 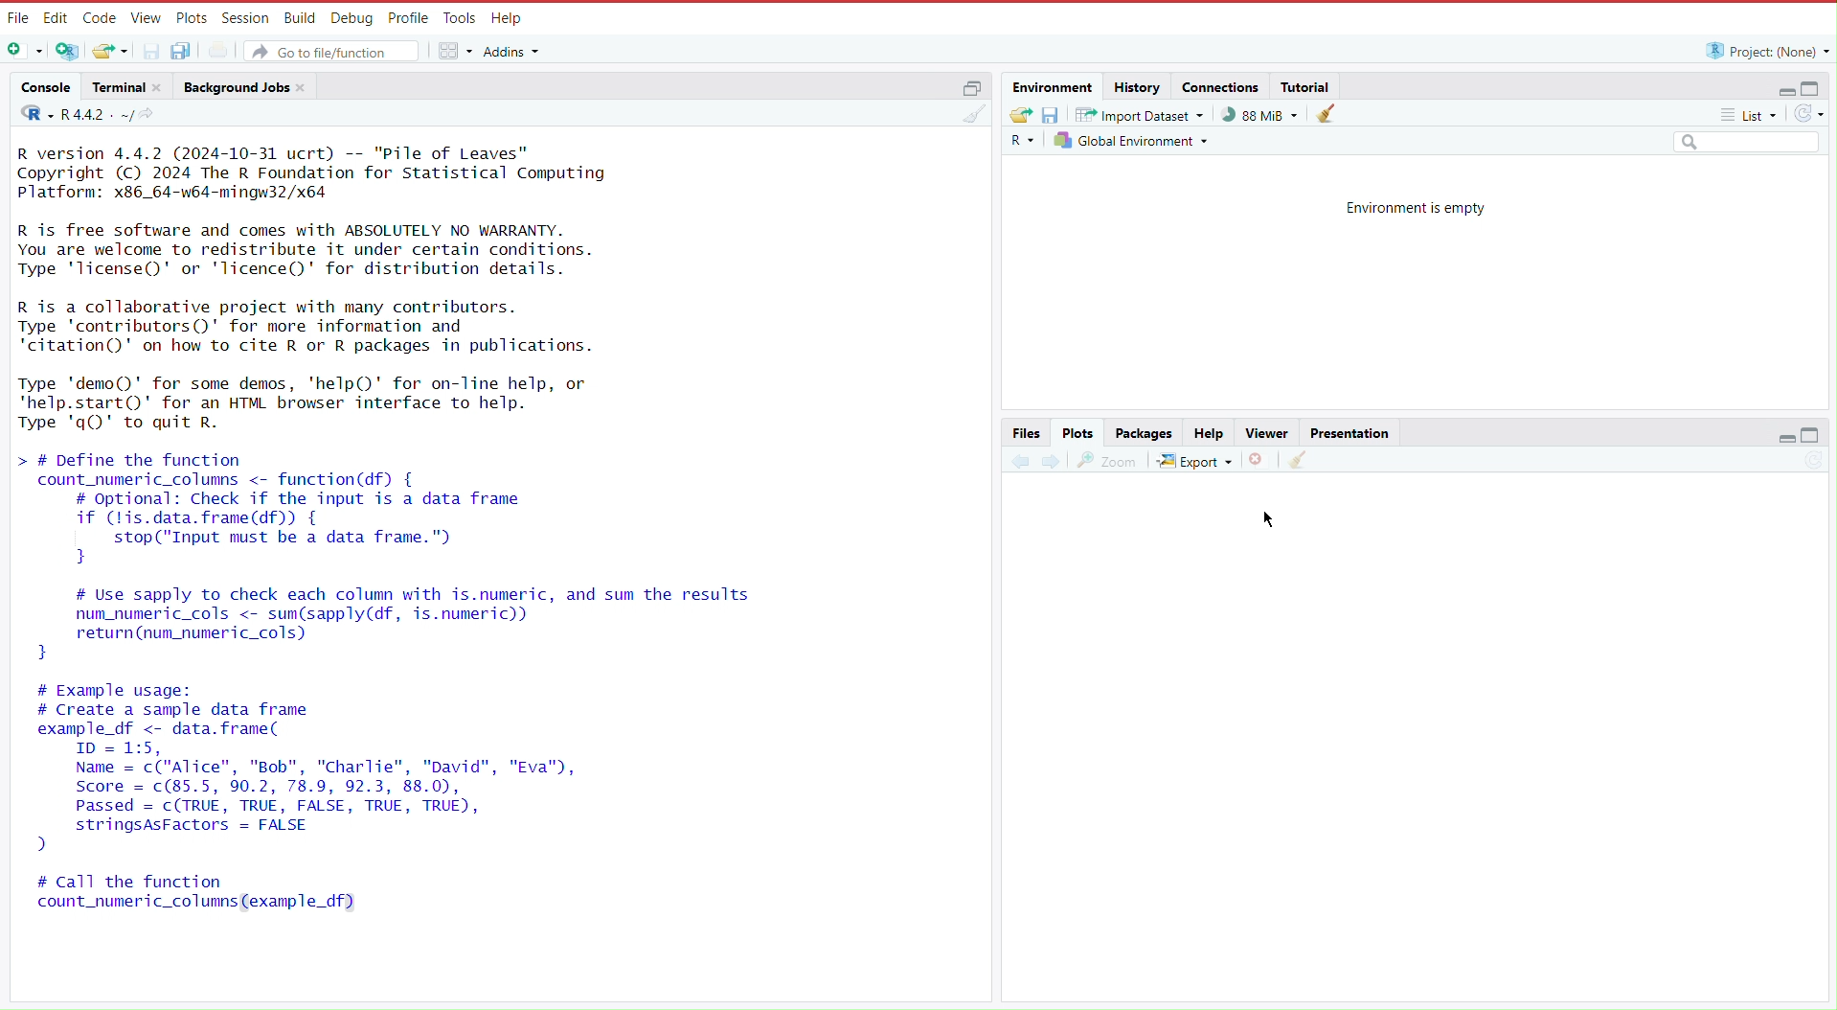 What do you see at coordinates (457, 19) in the screenshot?
I see `Tools` at bounding box center [457, 19].